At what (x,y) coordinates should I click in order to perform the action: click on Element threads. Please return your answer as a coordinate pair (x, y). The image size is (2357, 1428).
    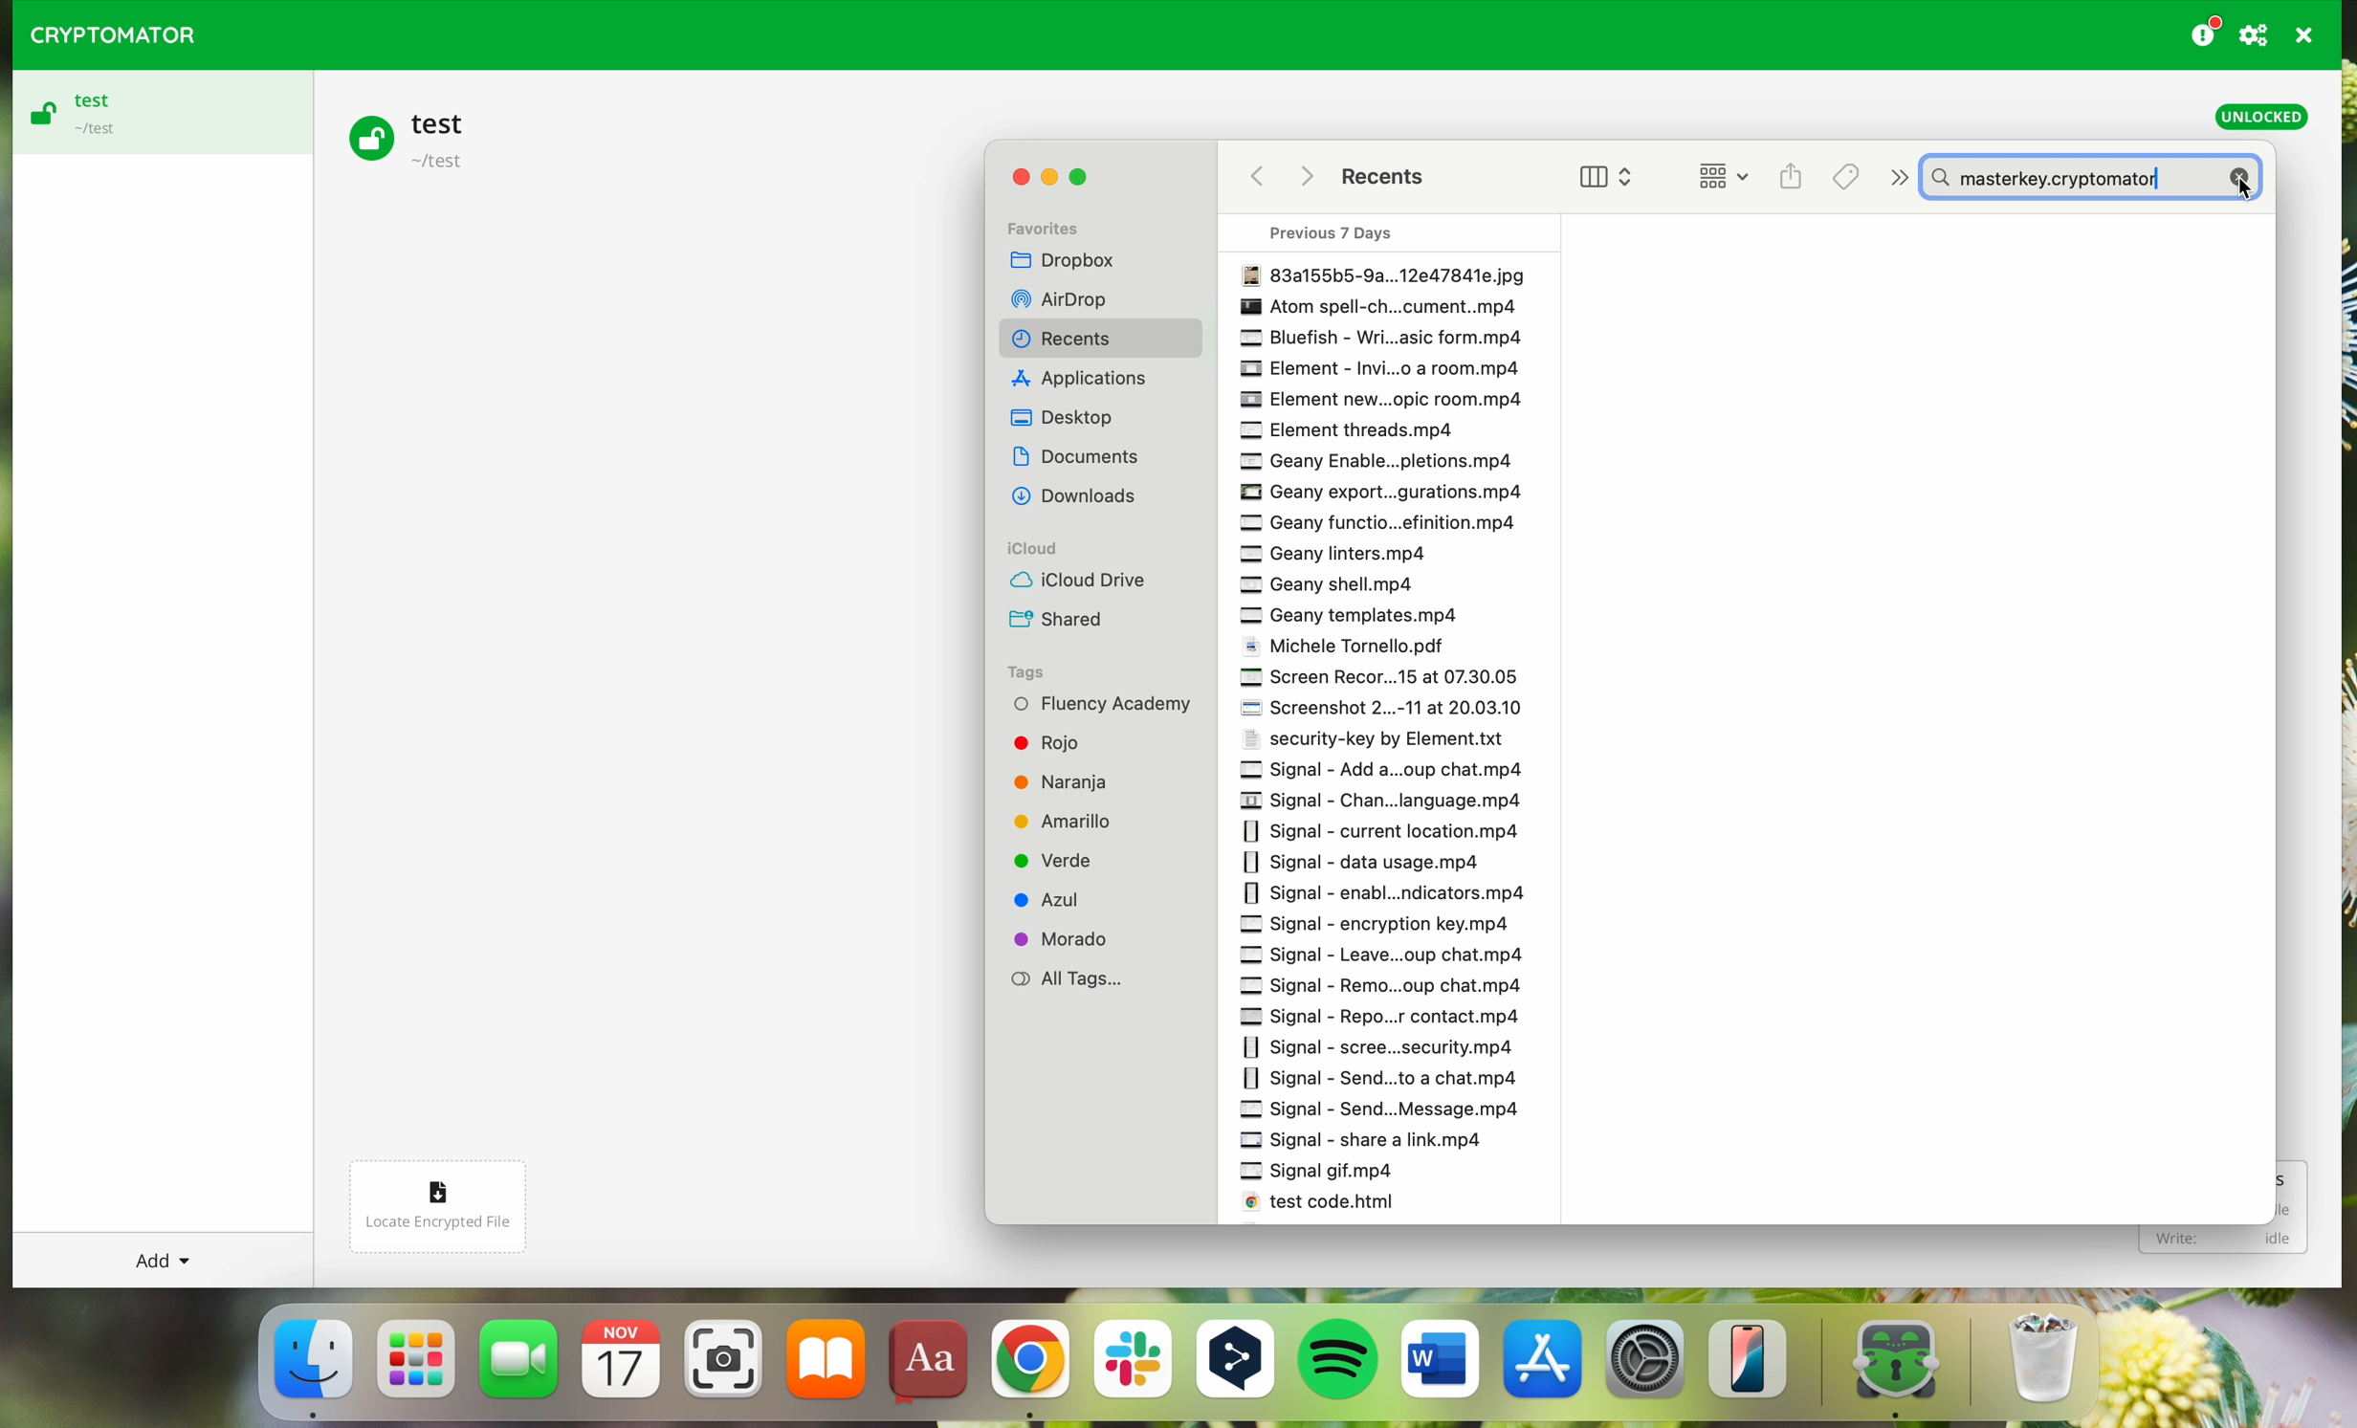
    Looking at the image, I should click on (1341, 429).